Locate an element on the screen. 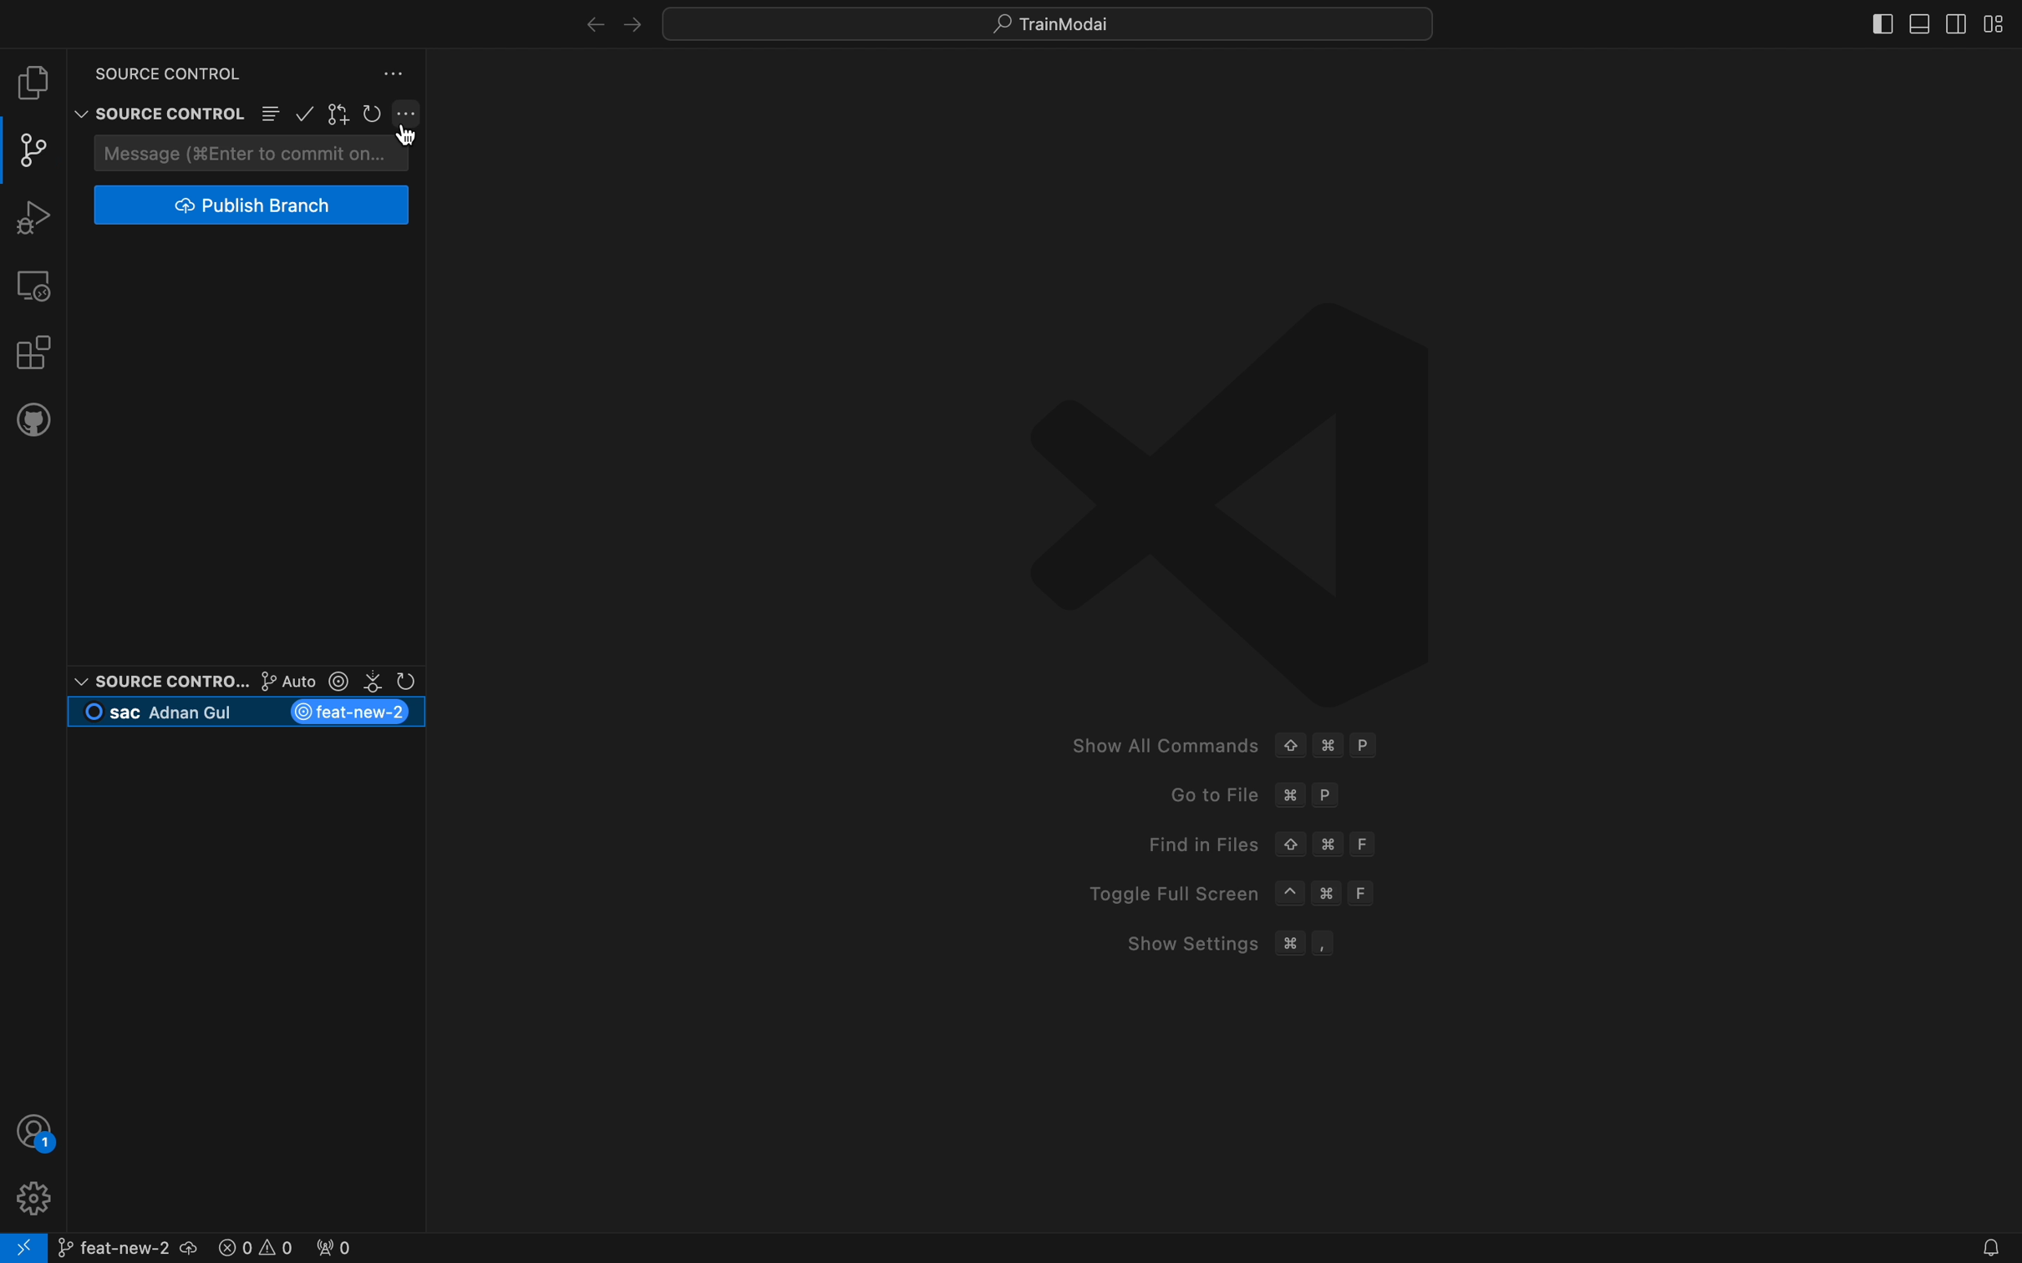 The height and width of the screenshot is (1263, 2022). remote is located at coordinates (35, 284).